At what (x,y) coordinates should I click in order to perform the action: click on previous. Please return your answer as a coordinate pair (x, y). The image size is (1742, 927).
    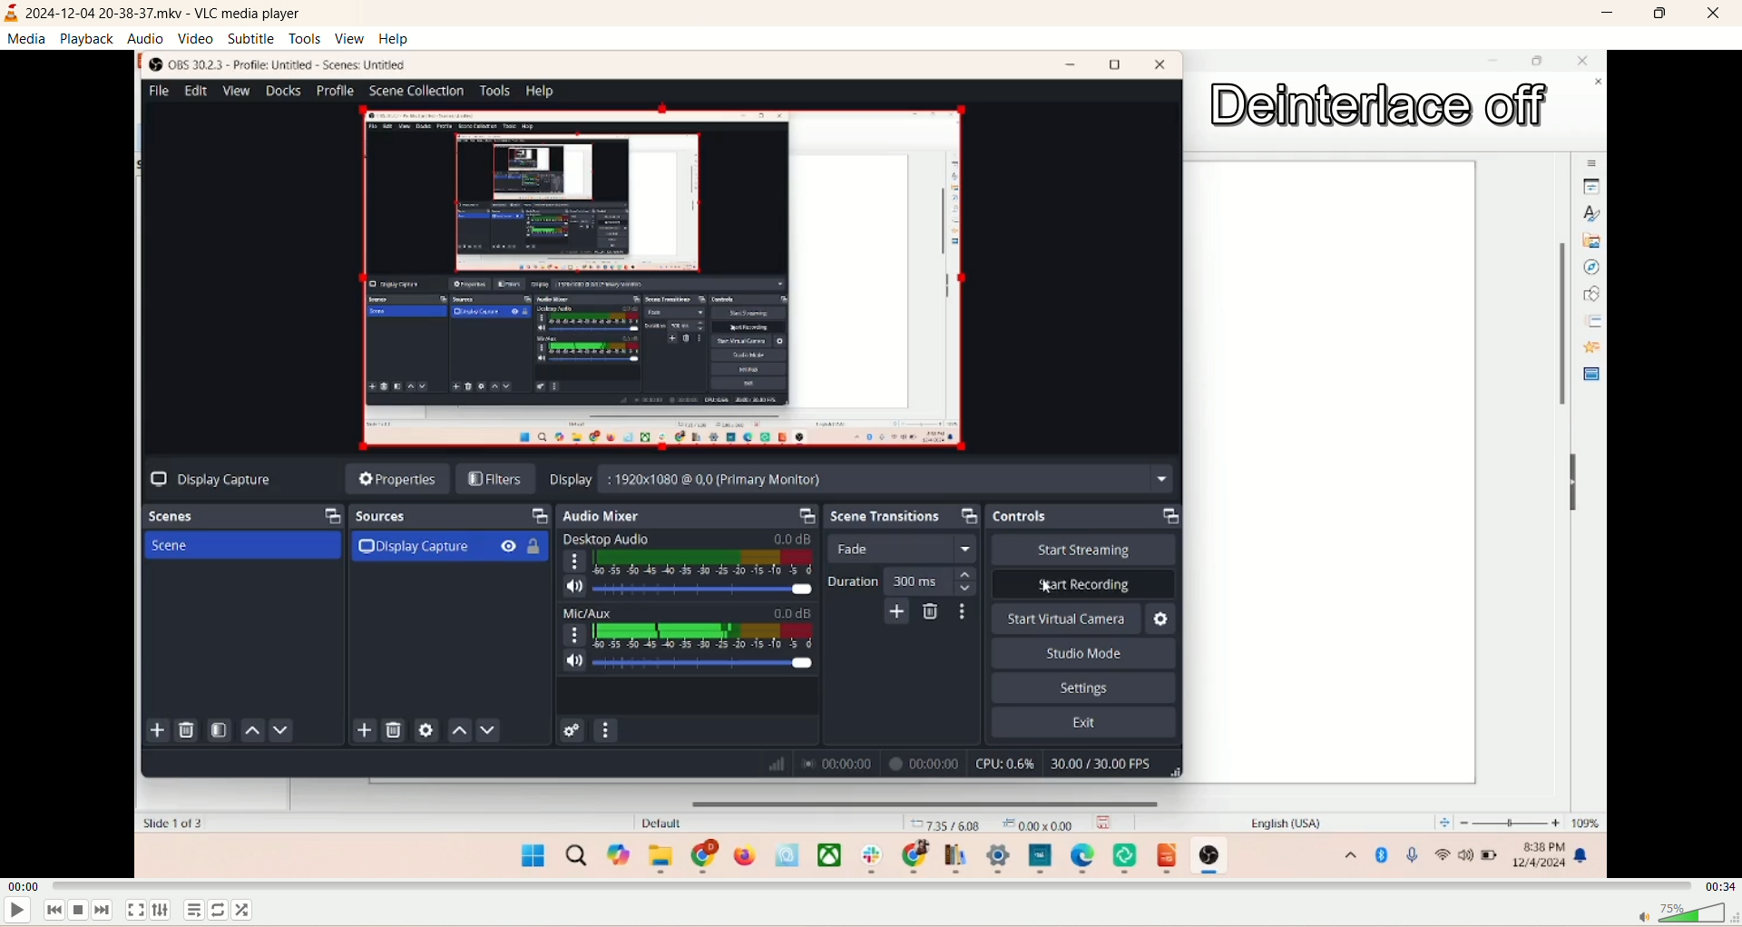
    Looking at the image, I should click on (52, 913).